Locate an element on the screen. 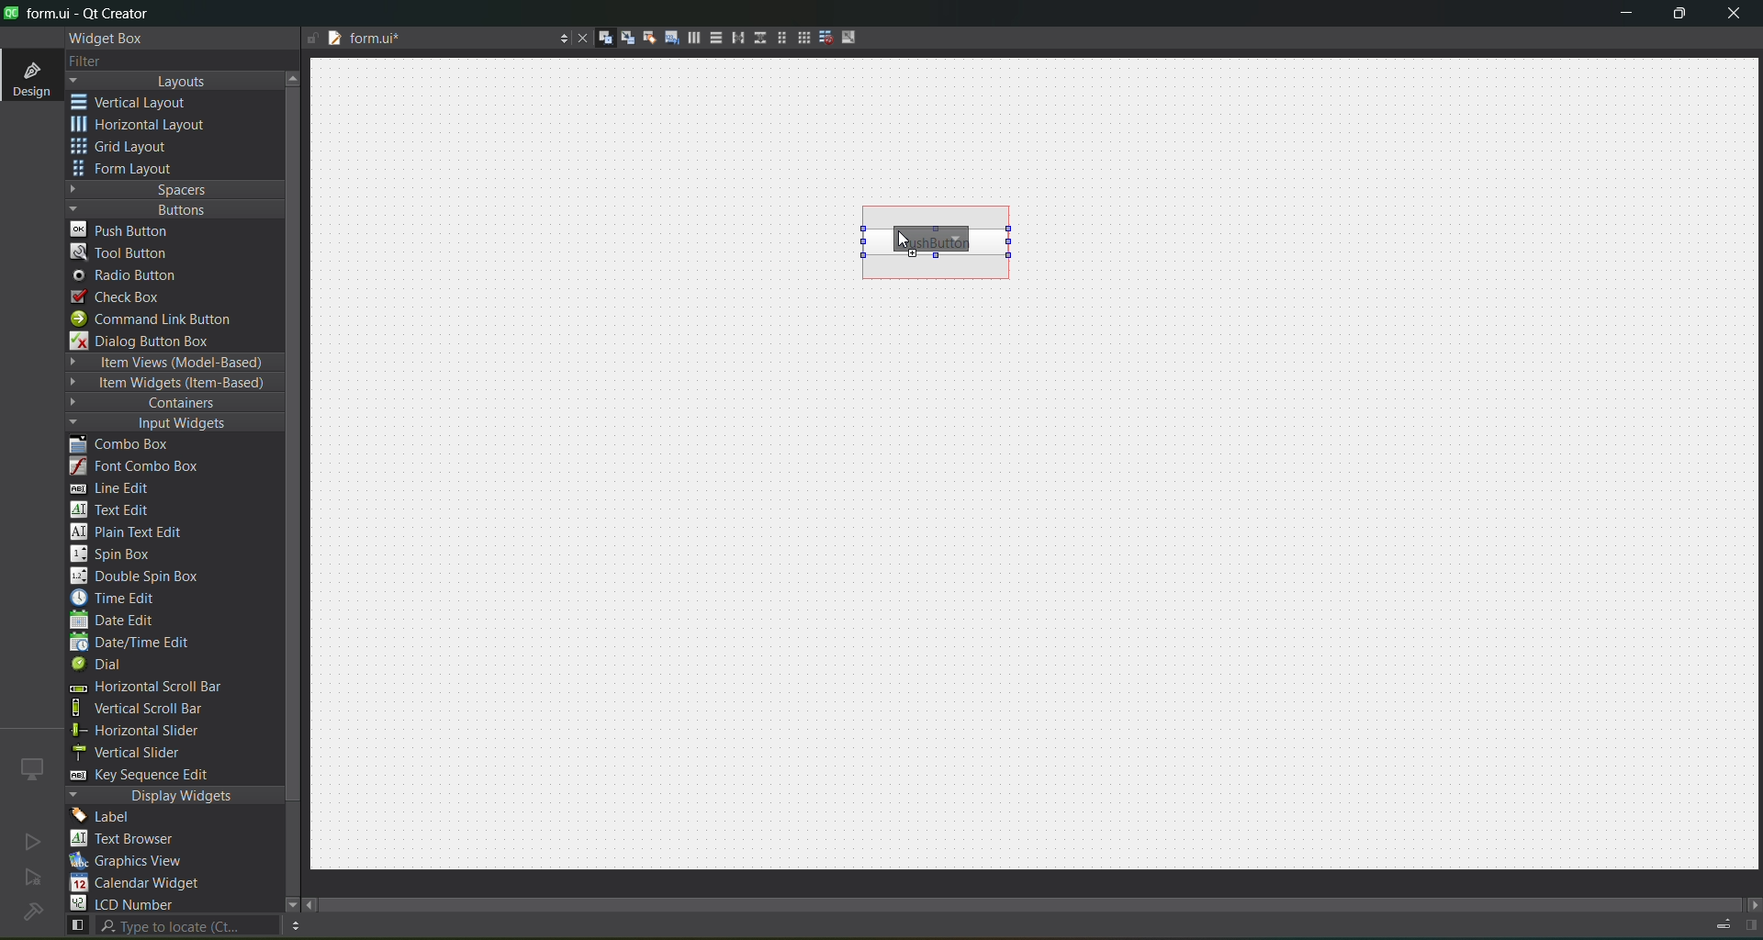 Image resolution: width=1763 pixels, height=940 pixels. item widgets is located at coordinates (171, 384).